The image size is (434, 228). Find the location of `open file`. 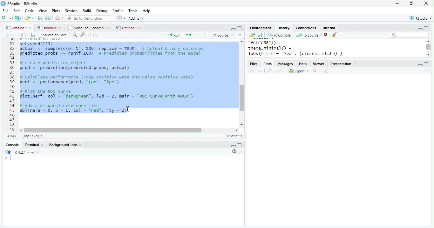

open file is located at coordinates (29, 18).